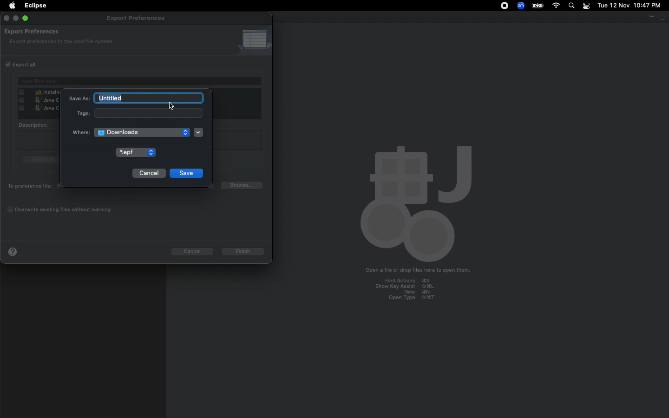  I want to click on body palette, so click(414, 202).